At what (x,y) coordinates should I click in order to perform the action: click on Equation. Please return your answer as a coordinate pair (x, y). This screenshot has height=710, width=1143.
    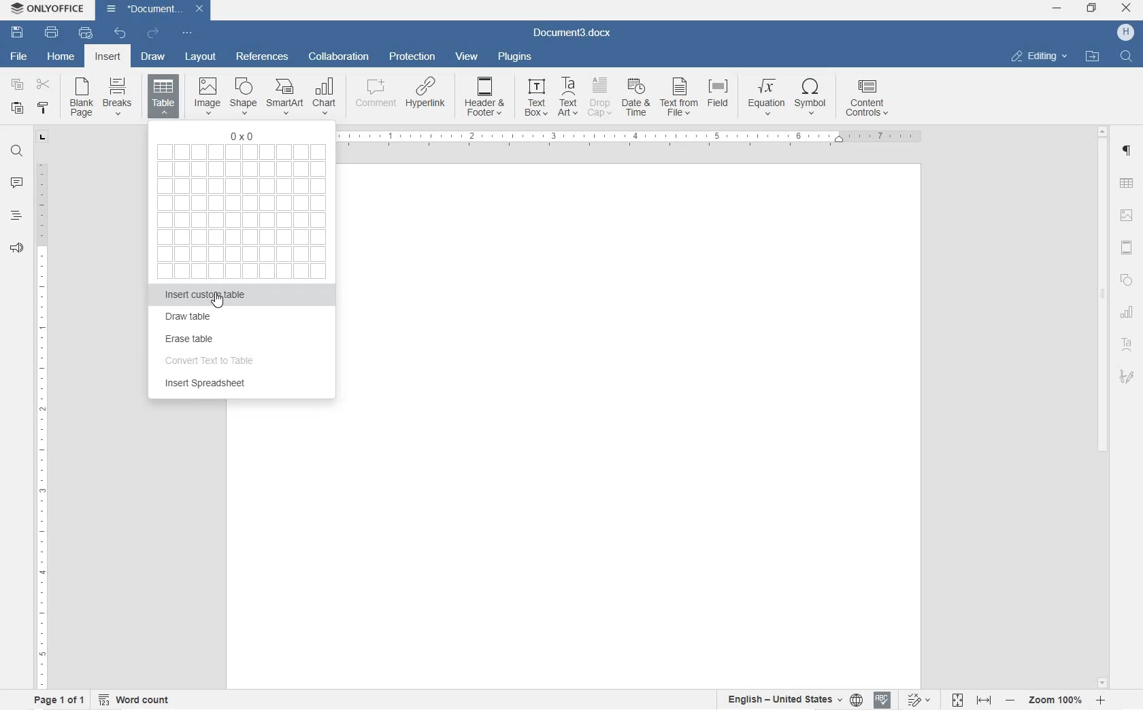
    Looking at the image, I should click on (766, 96).